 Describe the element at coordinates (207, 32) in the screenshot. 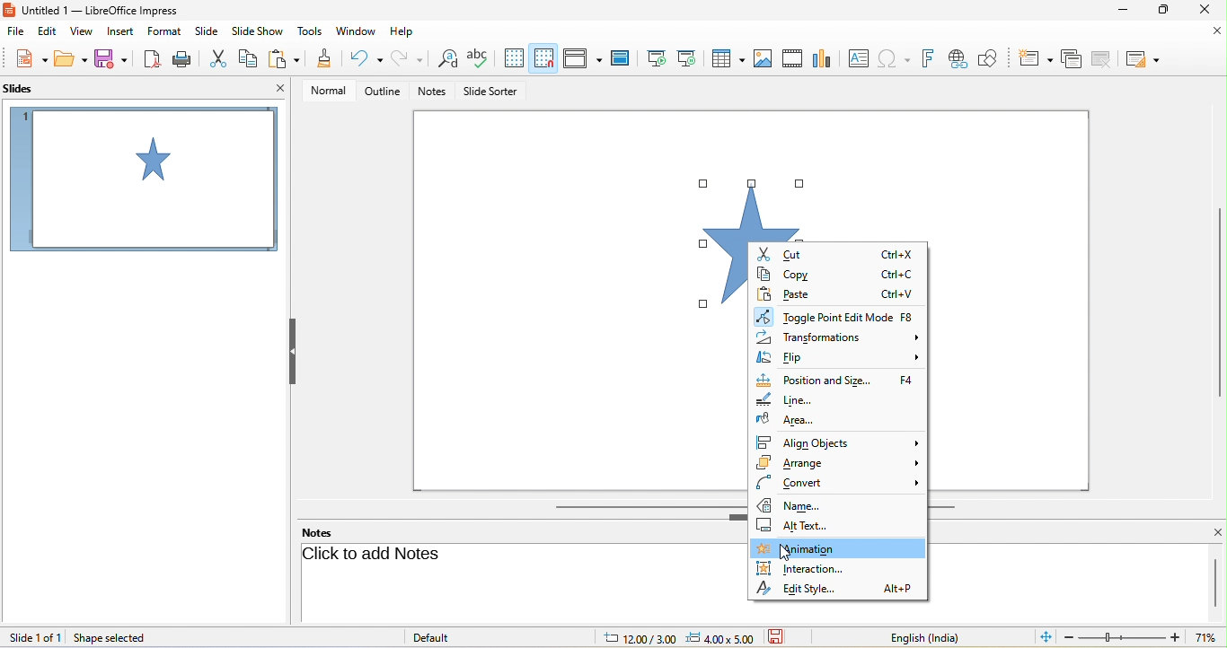

I see `slide` at that location.